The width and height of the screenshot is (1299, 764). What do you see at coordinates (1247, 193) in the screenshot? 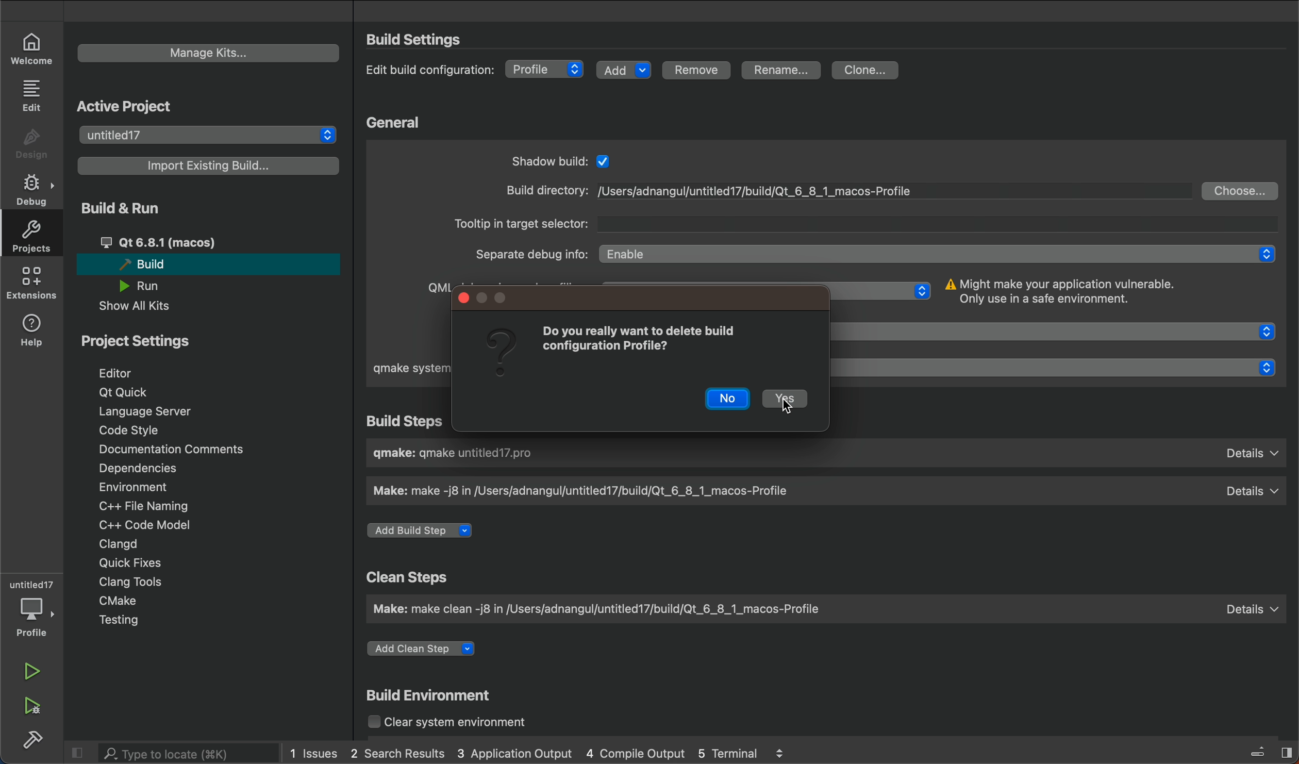
I see `choose` at bounding box center [1247, 193].